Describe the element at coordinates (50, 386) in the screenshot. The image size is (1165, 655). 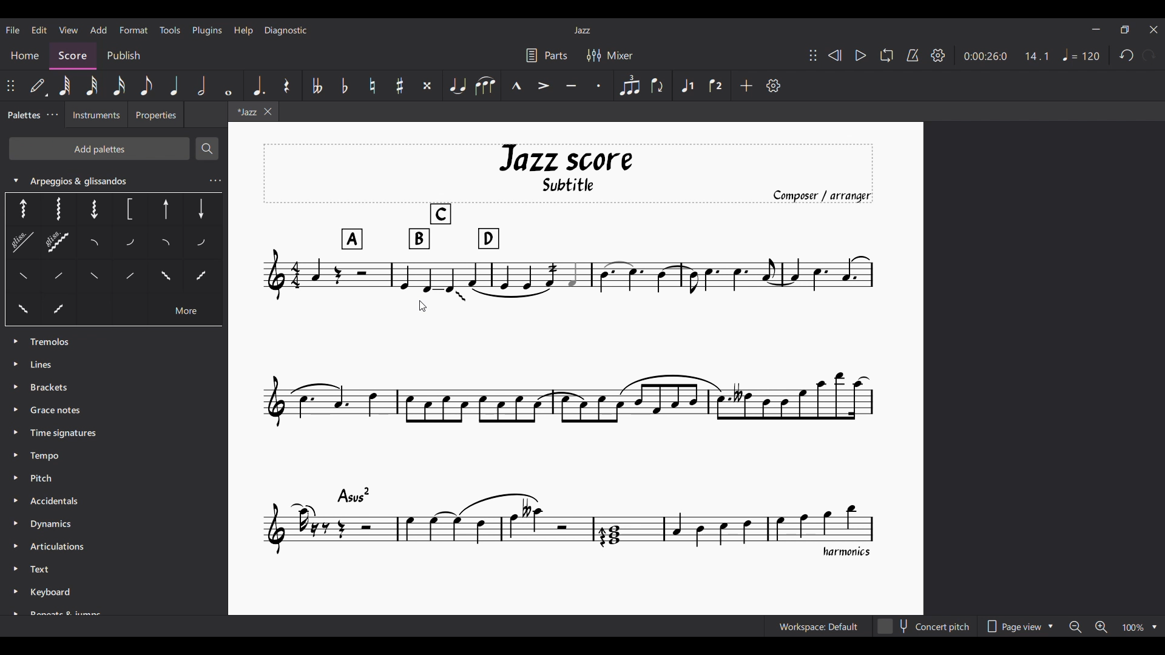
I see `Brackets` at that location.